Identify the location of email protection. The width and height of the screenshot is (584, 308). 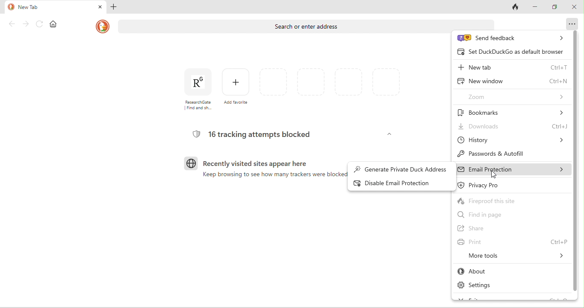
(513, 170).